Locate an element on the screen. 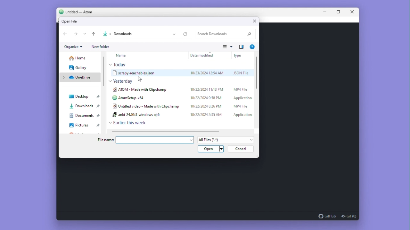  scrapy.reachables.json 10/23/2024 12:54AM JSON File is located at coordinates (181, 73).